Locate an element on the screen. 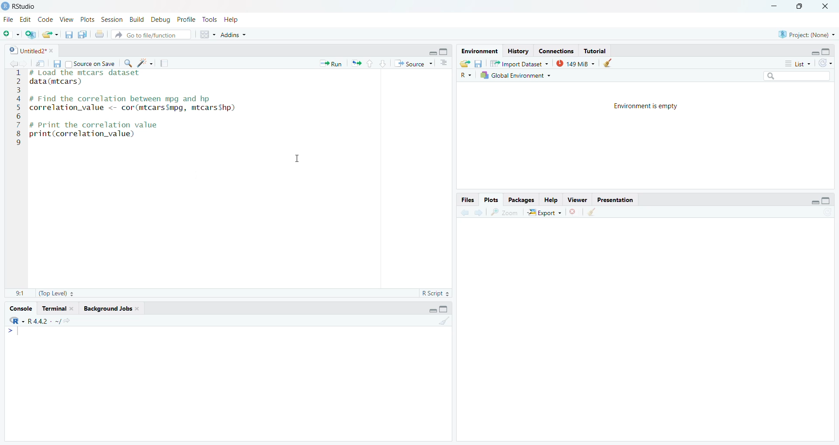  Plots is located at coordinates (87, 19).